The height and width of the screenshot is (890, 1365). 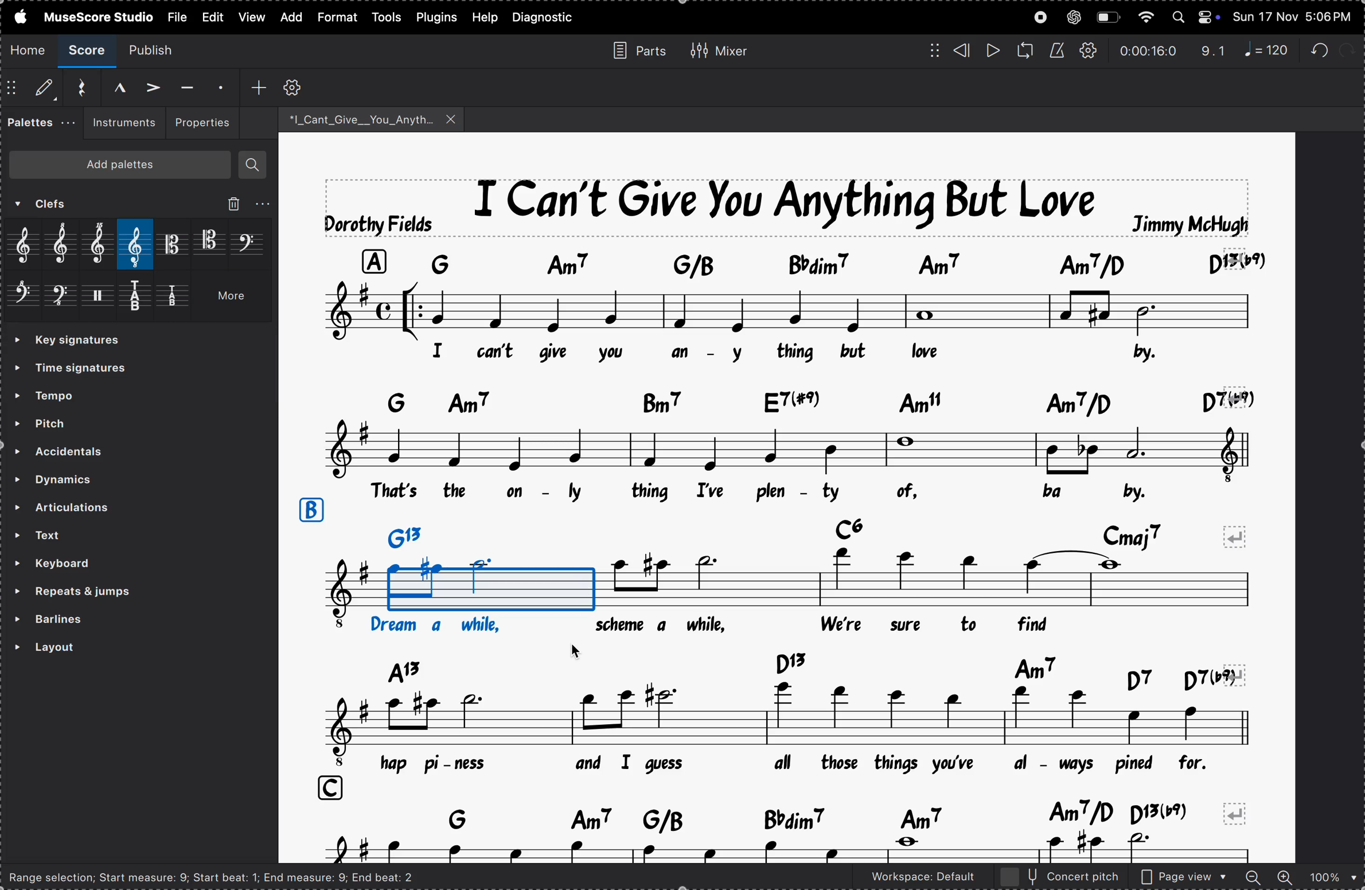 I want to click on worspace, so click(x=912, y=879).